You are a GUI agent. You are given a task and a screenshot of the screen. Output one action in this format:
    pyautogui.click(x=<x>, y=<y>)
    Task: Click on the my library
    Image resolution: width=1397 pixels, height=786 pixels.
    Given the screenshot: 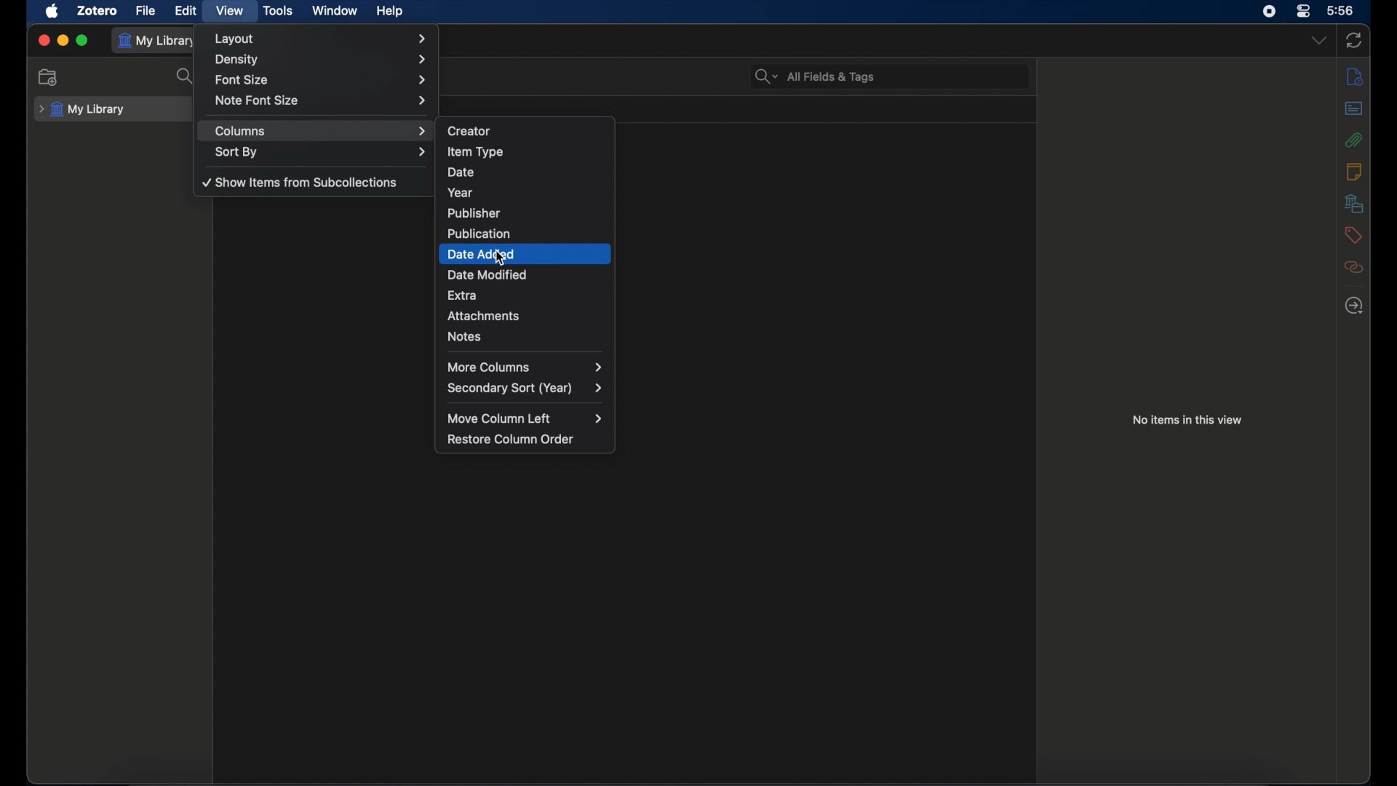 What is the action you would take?
    pyautogui.click(x=82, y=110)
    